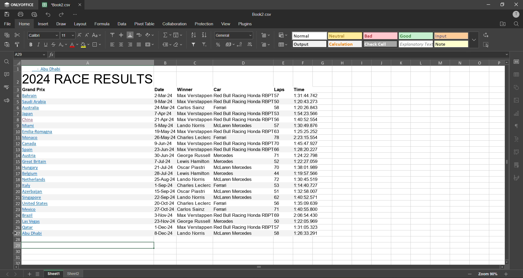 Image resolution: width=523 pixels, height=278 pixels. Describe the element at coordinates (46, 45) in the screenshot. I see `underline` at that location.